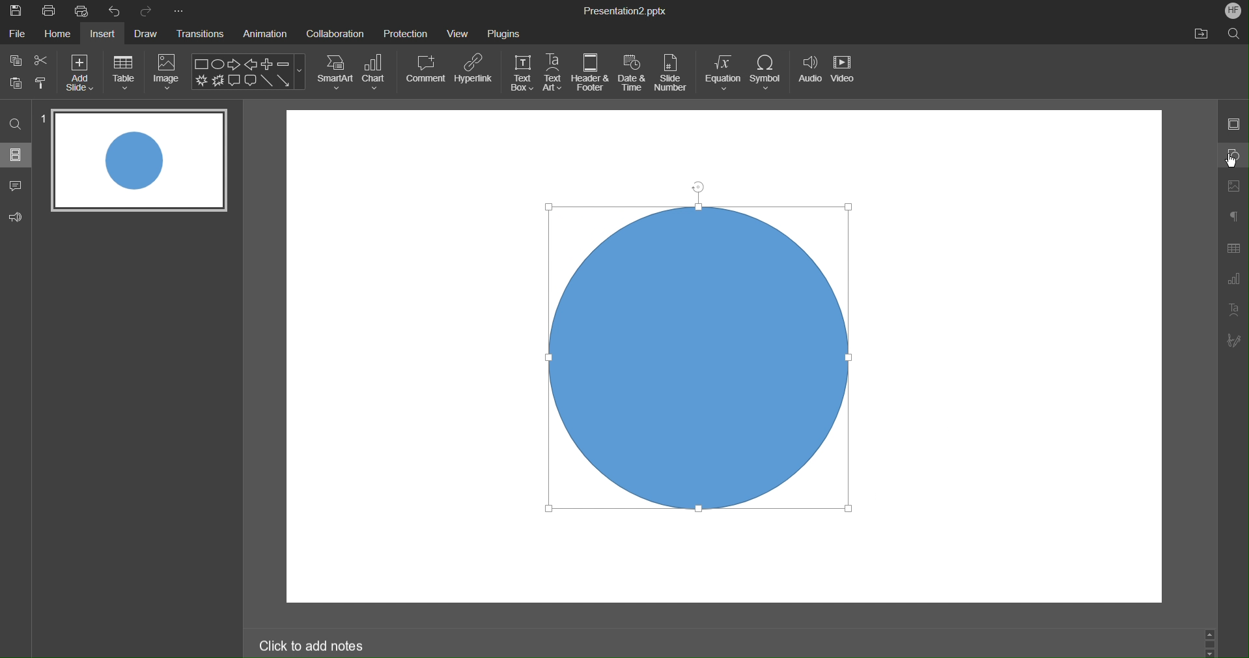 The height and width of the screenshot is (658, 1249). I want to click on Text Box, so click(522, 73).